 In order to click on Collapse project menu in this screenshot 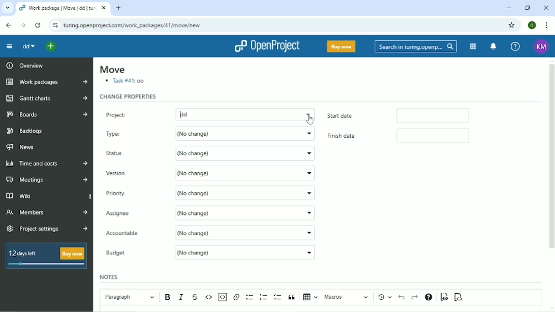, I will do `click(9, 46)`.